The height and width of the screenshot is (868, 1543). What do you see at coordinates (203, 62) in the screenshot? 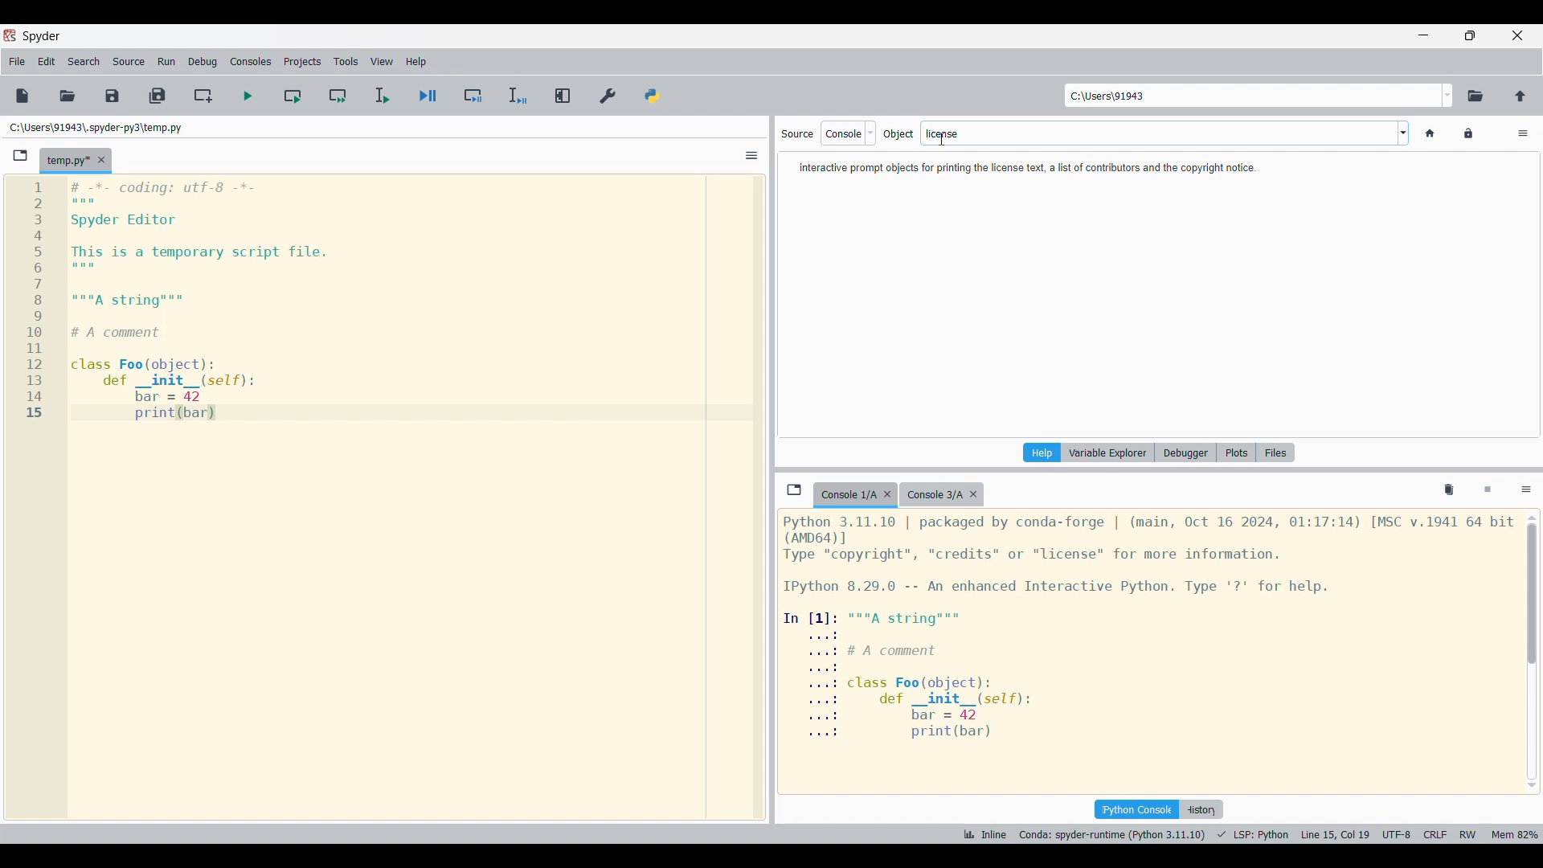
I see `Debug menu` at bounding box center [203, 62].